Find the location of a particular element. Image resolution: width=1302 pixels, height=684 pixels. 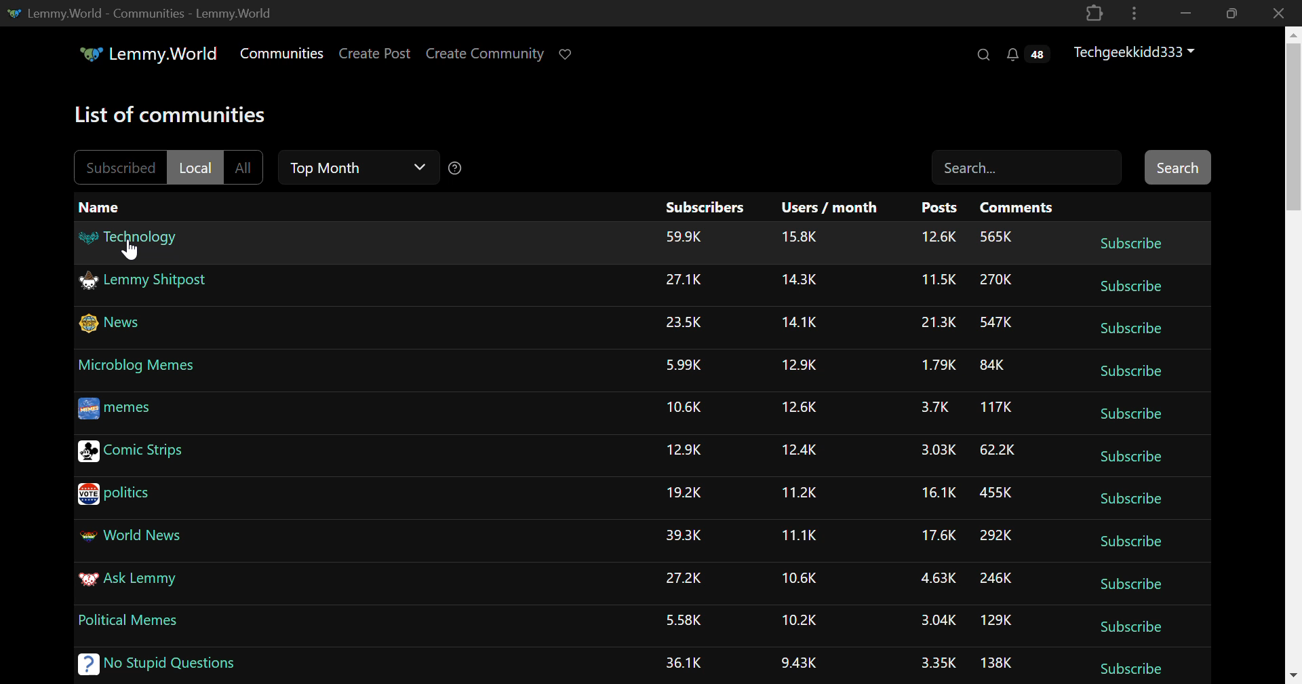

138K is located at coordinates (995, 666).